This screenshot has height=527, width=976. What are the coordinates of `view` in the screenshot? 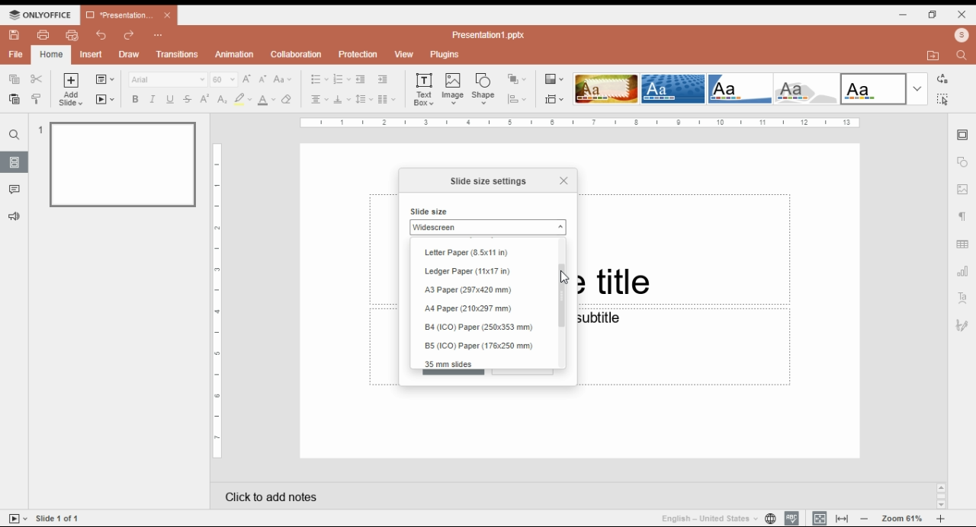 It's located at (403, 55).